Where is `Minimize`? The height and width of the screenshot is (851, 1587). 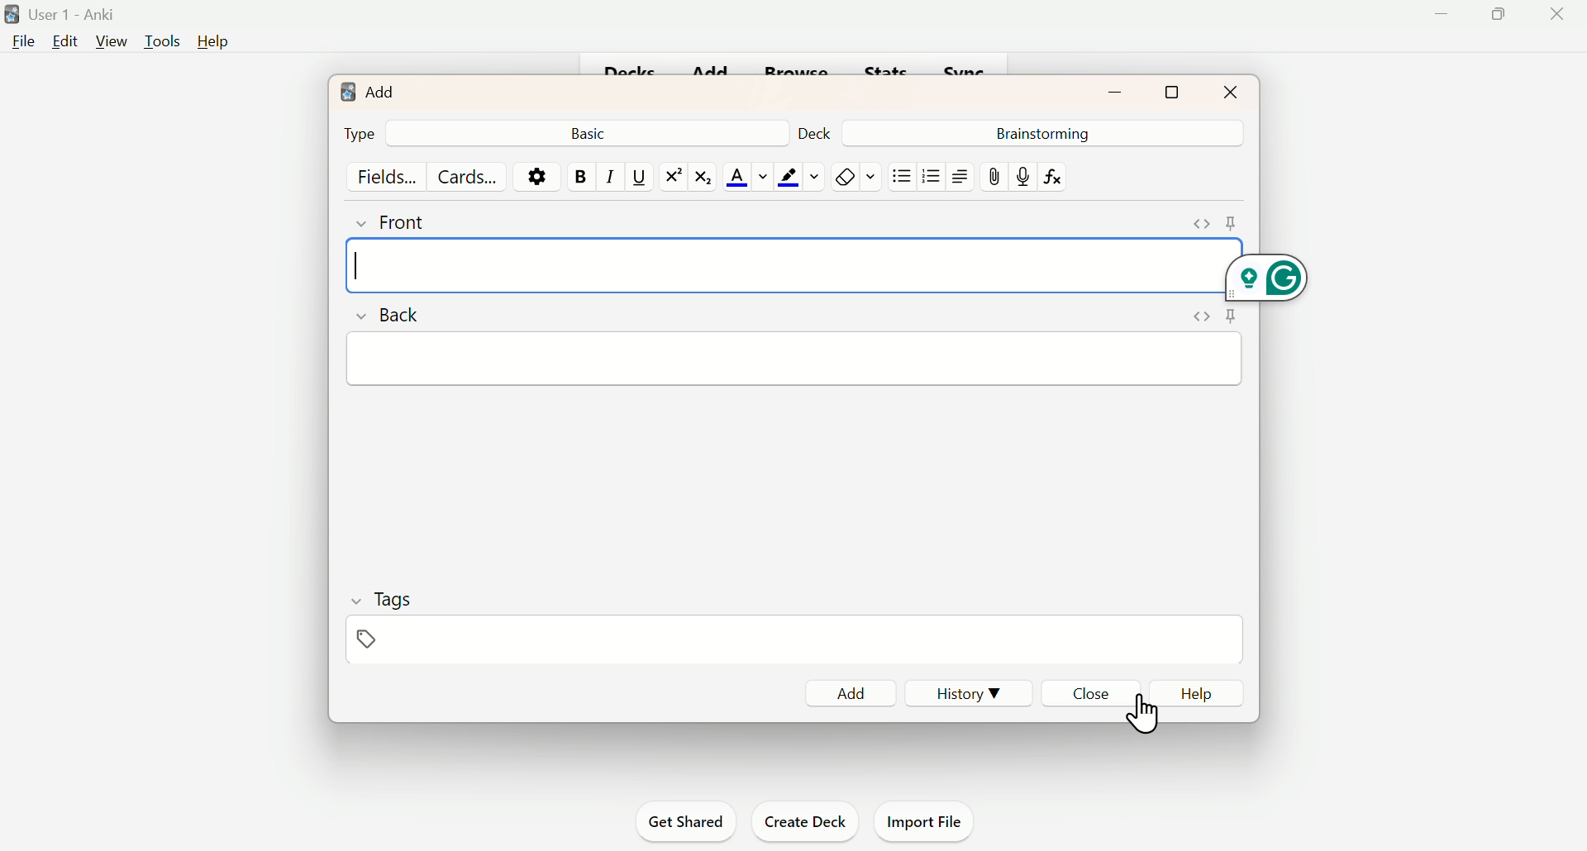
Minimize is located at coordinates (1118, 90).